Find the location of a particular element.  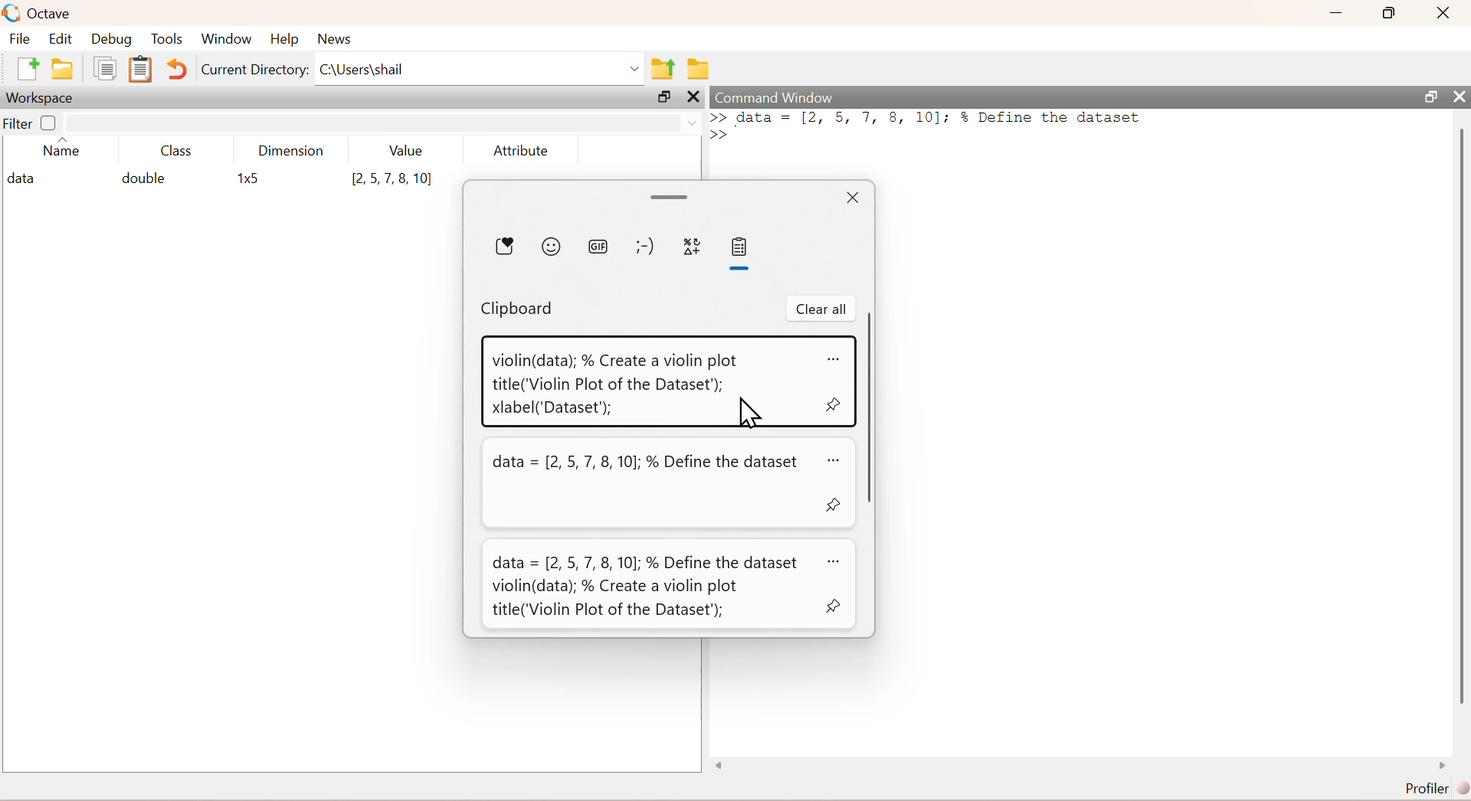

news is located at coordinates (337, 39).